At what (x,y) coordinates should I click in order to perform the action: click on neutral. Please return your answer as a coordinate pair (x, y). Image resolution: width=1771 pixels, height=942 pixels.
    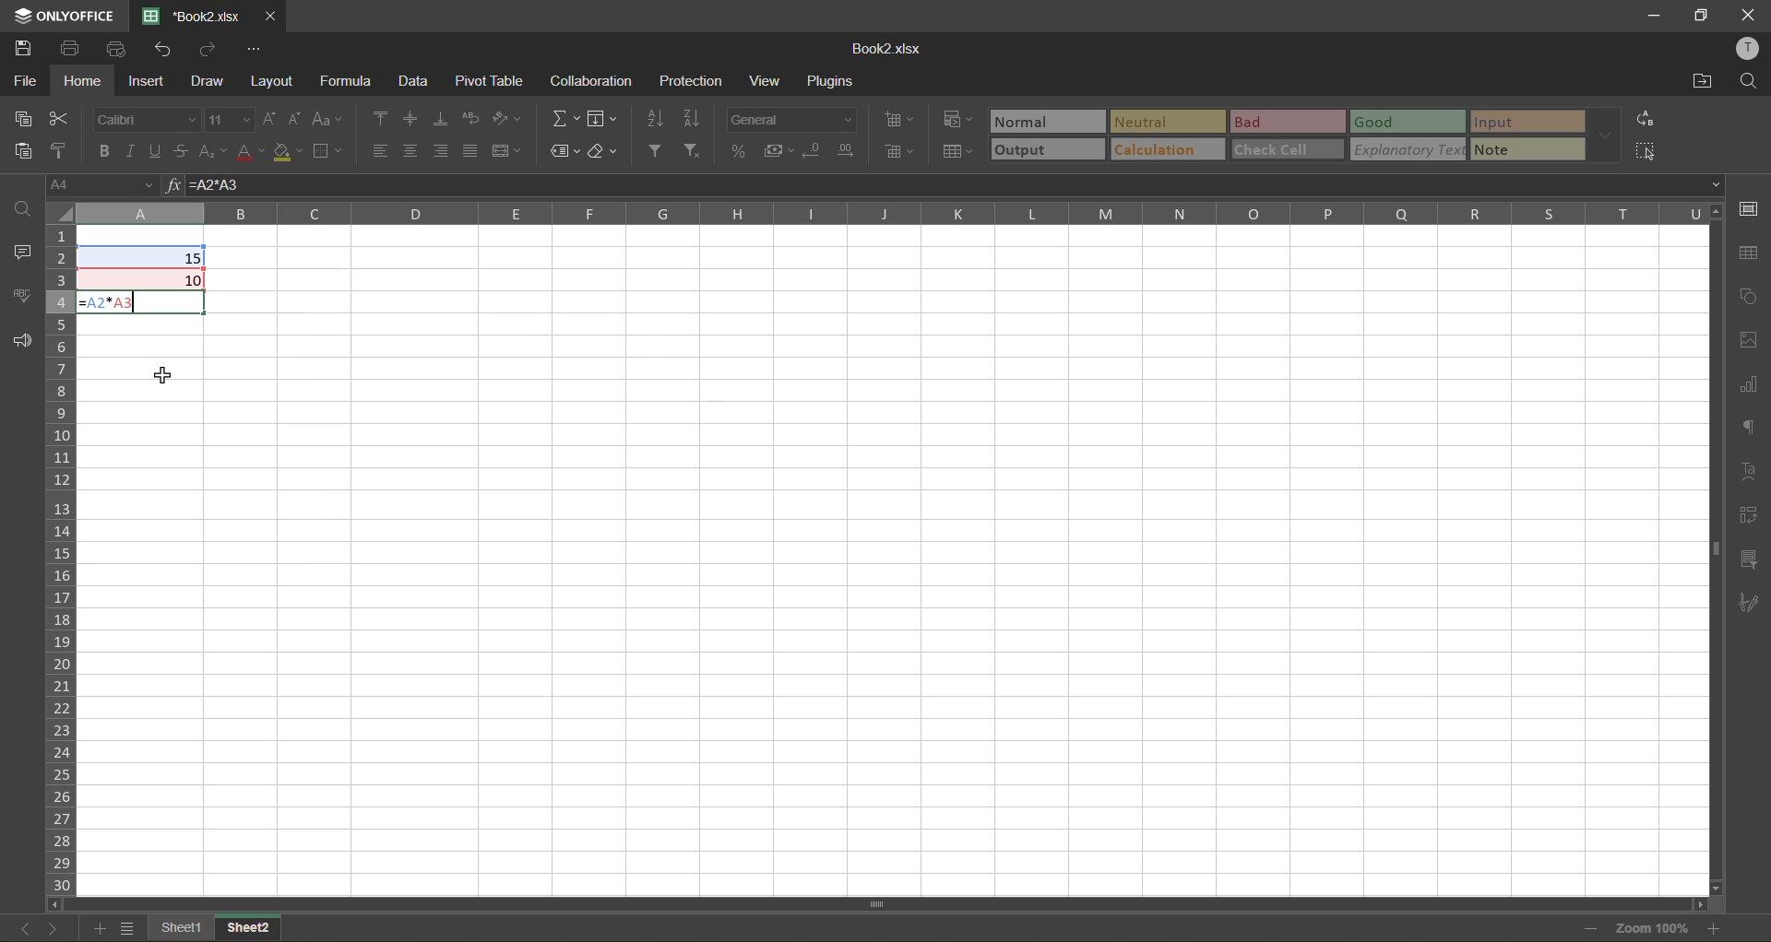
    Looking at the image, I should click on (1171, 124).